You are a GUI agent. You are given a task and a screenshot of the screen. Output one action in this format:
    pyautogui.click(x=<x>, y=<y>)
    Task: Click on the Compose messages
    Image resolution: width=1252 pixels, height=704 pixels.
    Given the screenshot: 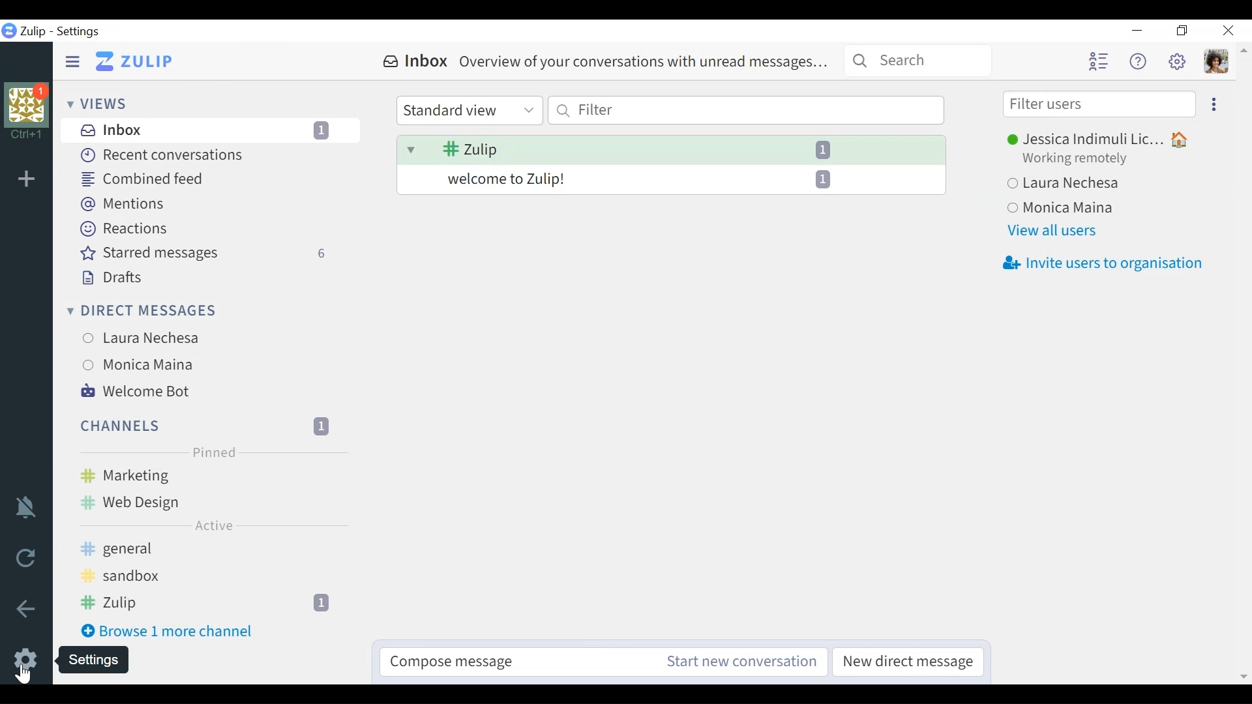 What is the action you would take?
    pyautogui.click(x=499, y=662)
    